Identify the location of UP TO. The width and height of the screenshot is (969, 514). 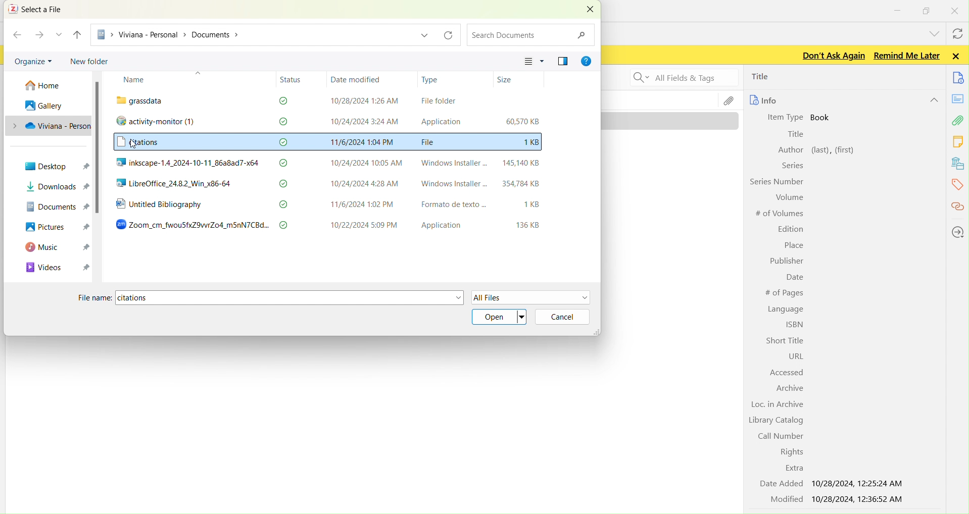
(78, 34).